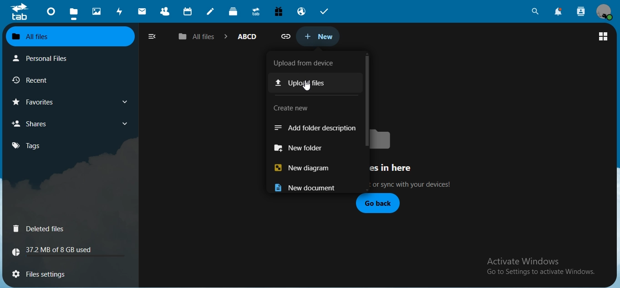  I want to click on view profile, so click(604, 12).